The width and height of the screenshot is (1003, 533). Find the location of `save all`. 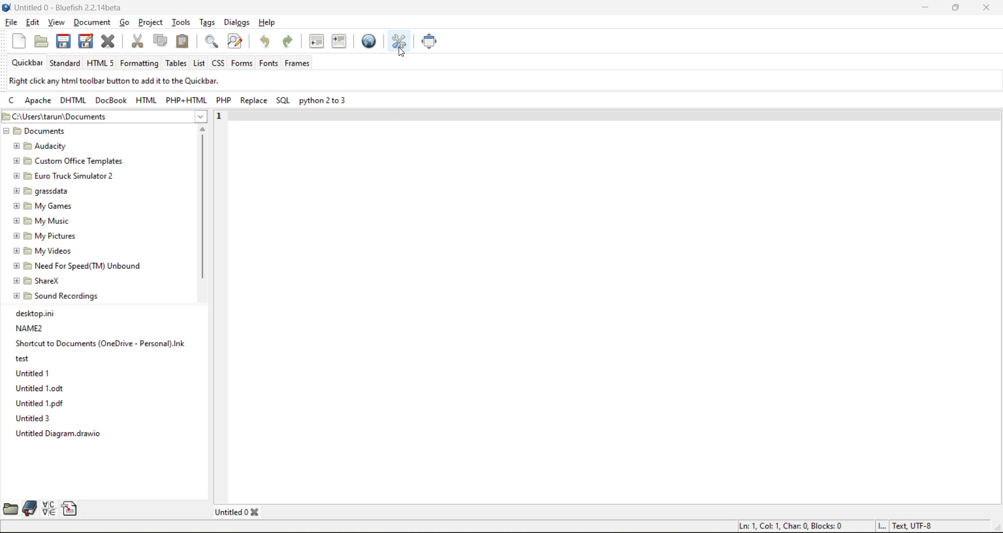

save all is located at coordinates (85, 40).